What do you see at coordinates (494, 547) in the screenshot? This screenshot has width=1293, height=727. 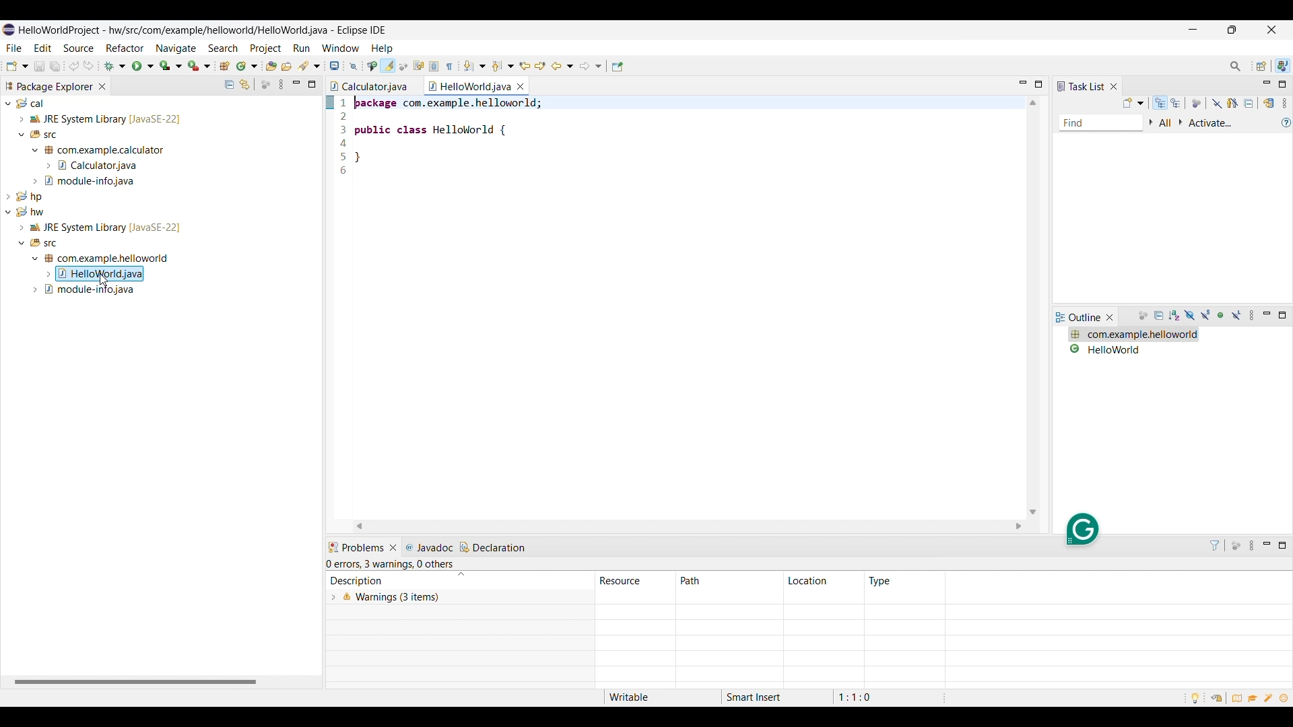 I see `Declaration tab` at bounding box center [494, 547].